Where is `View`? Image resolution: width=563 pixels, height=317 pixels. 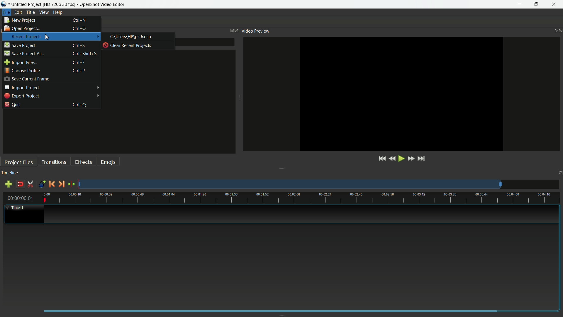
View is located at coordinates (44, 12).